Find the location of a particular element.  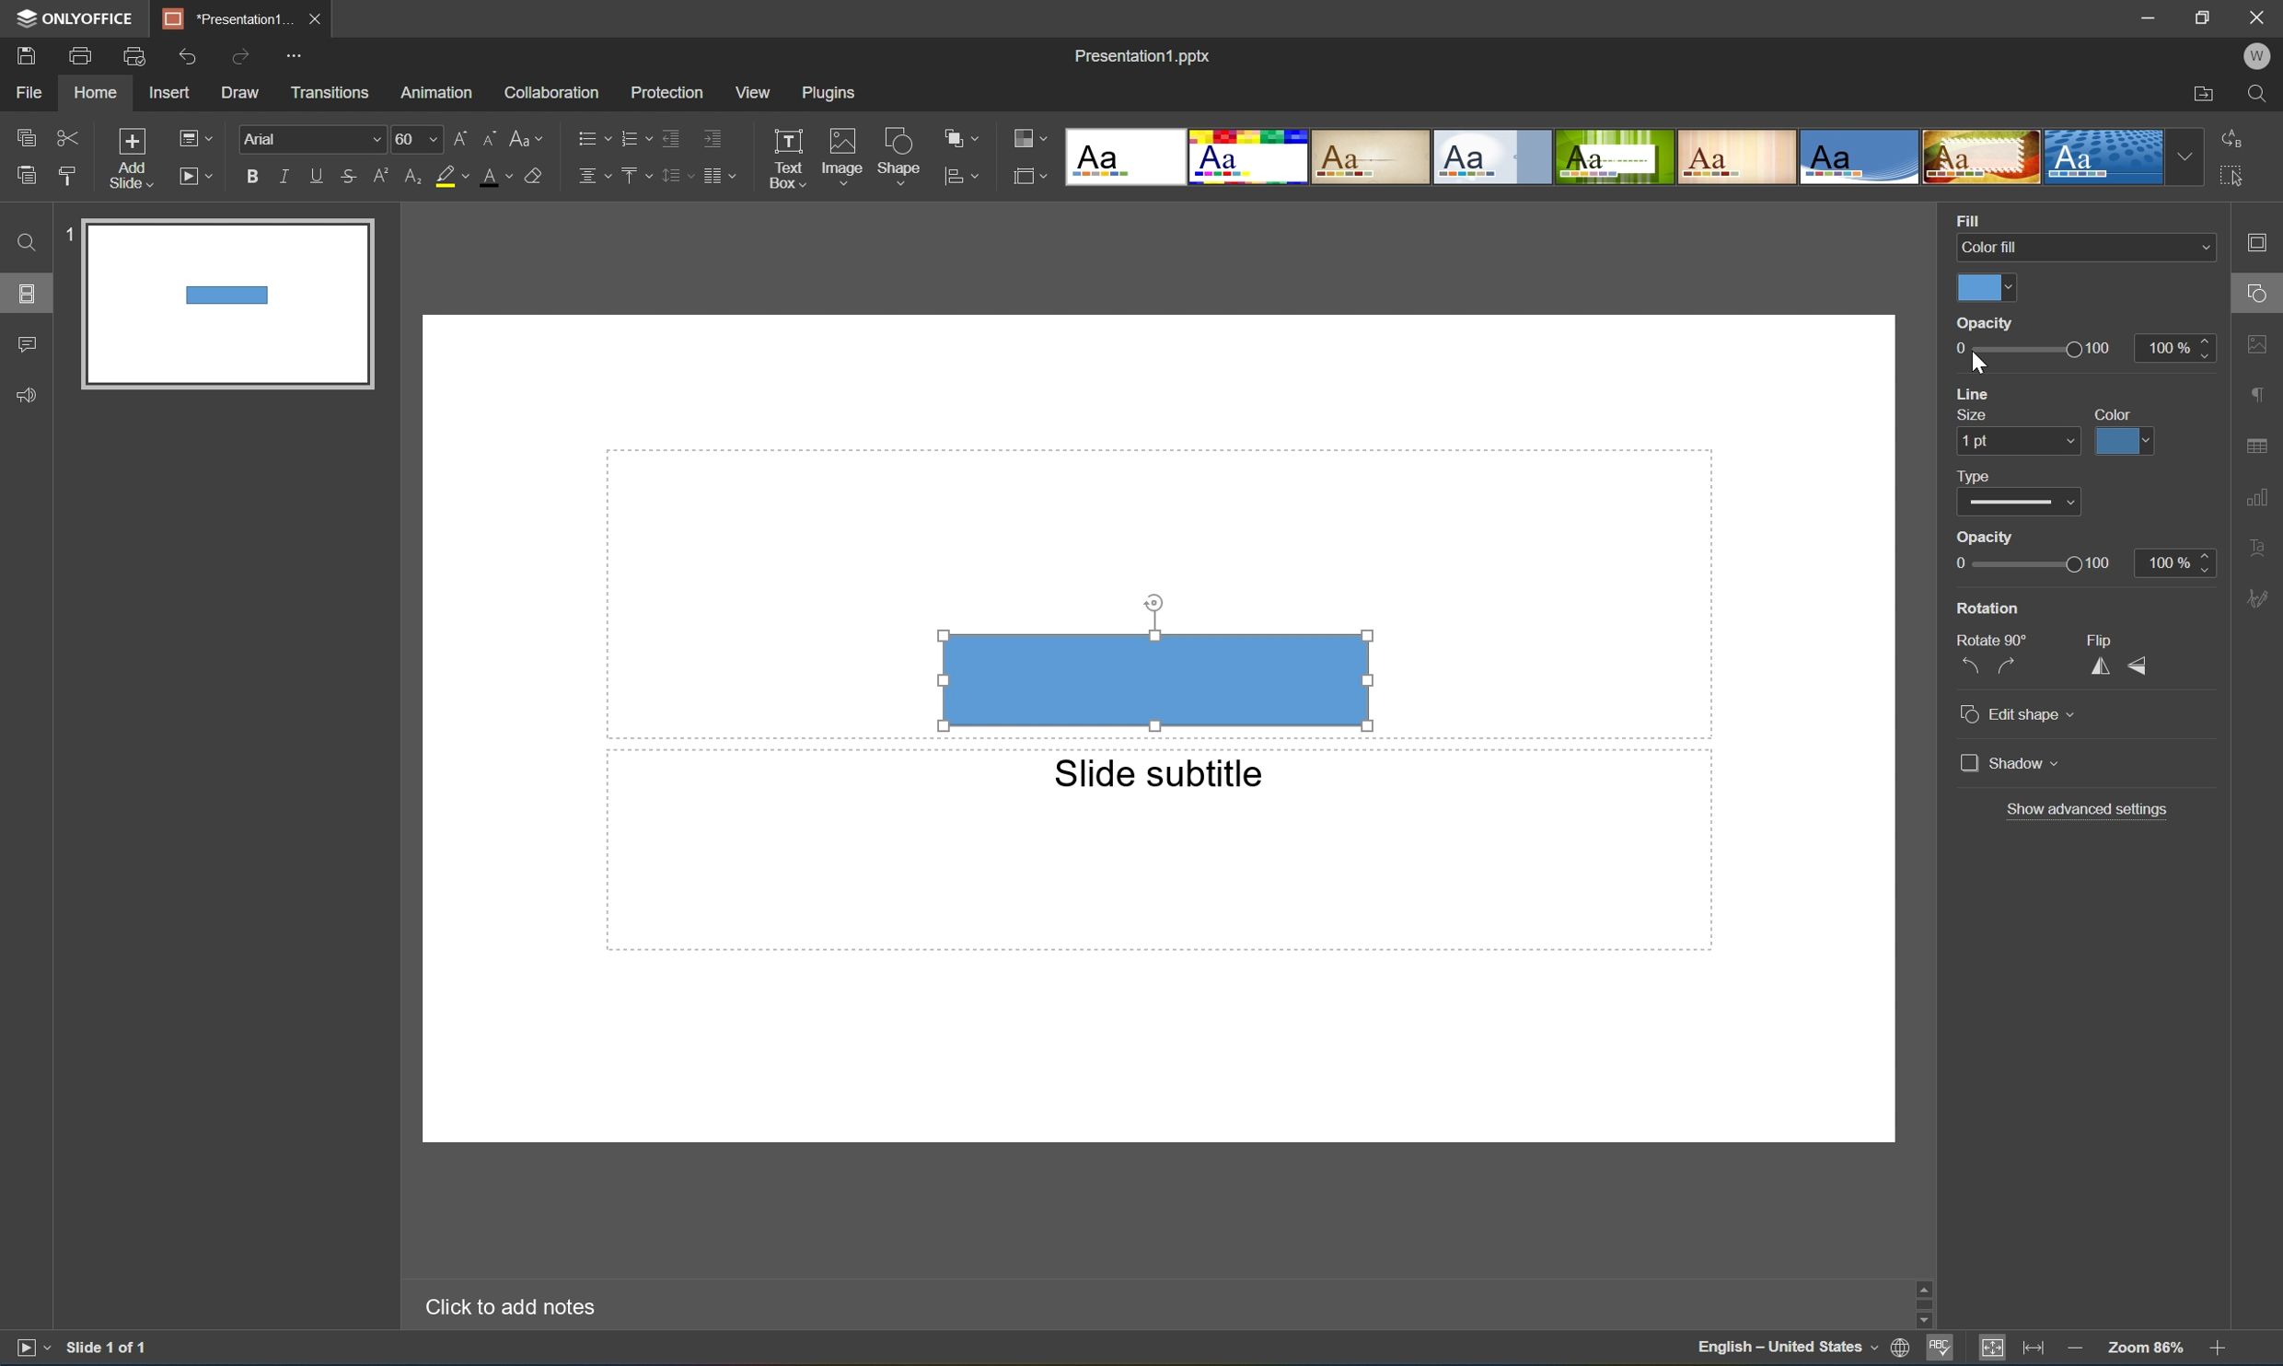

Select all is located at coordinates (2233, 181).